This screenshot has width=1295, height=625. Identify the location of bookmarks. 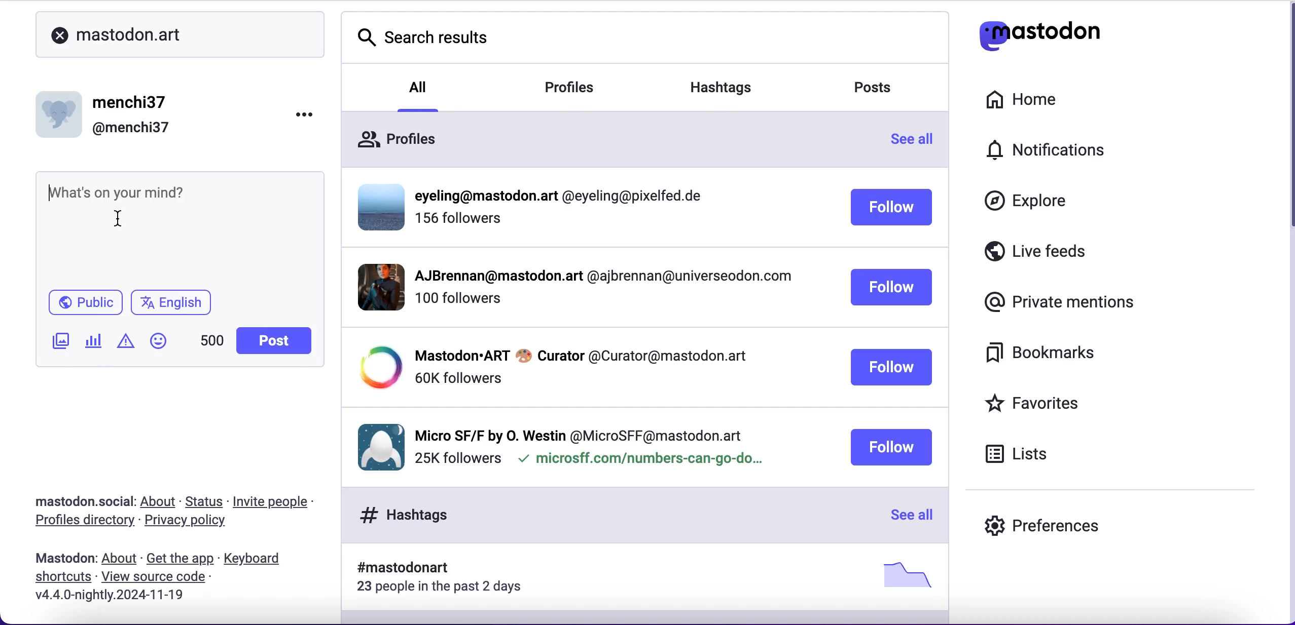
(1048, 357).